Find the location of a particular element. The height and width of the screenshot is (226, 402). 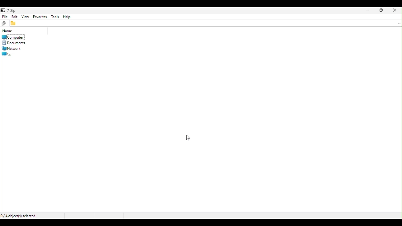

help is located at coordinates (69, 16).